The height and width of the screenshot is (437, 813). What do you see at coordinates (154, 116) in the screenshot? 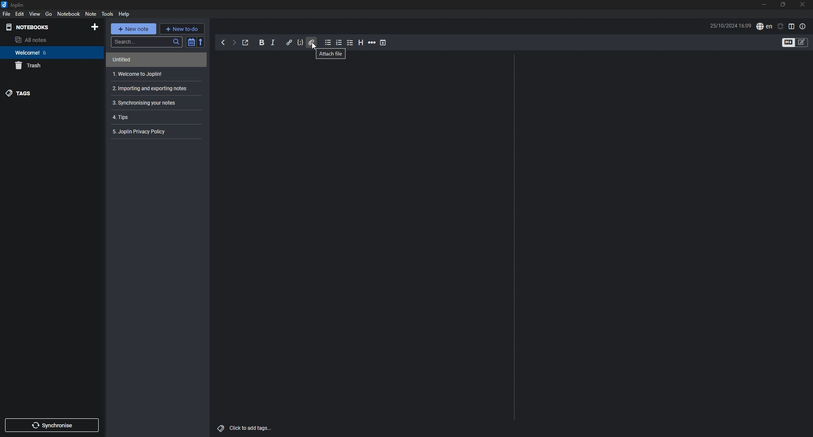
I see `4. Tips` at bounding box center [154, 116].